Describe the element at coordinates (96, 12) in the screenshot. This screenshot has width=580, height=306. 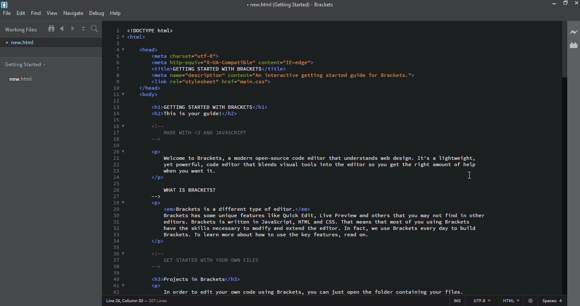
I see `debug` at that location.